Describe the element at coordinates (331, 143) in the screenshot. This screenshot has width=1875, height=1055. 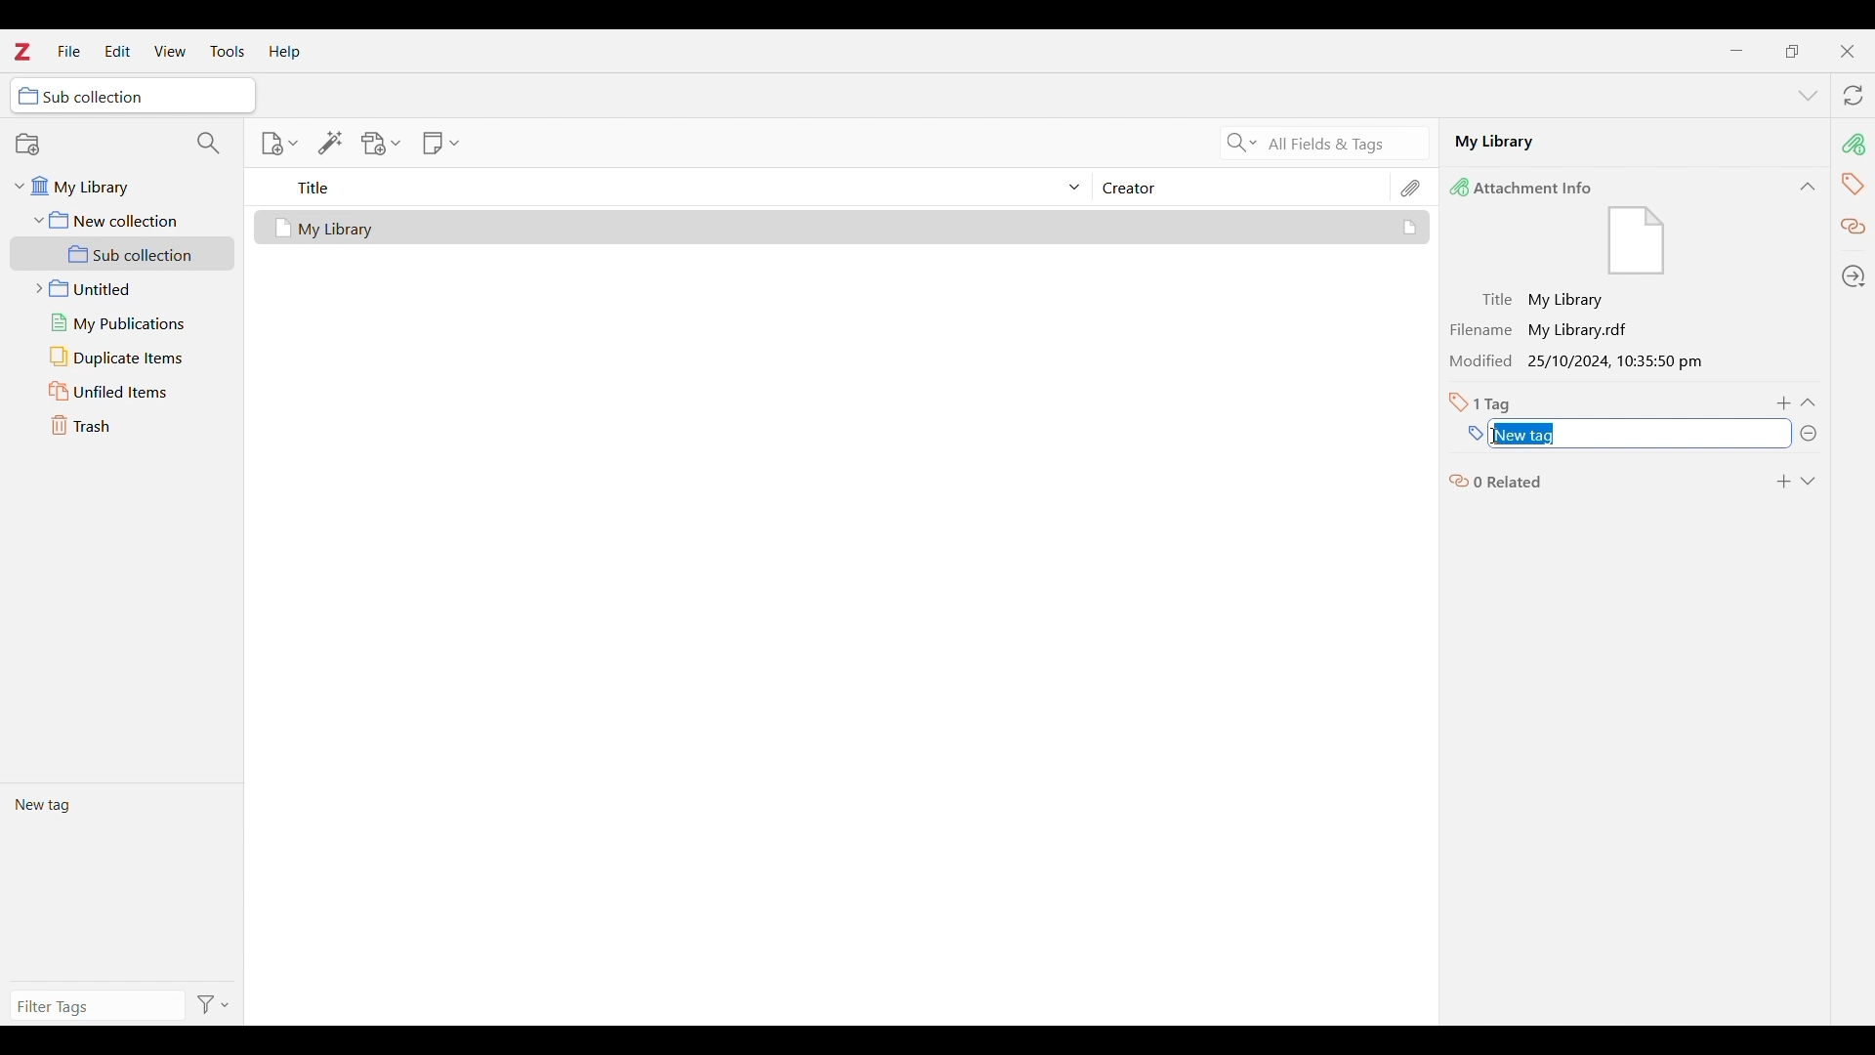
I see `Add item/s by identifier` at that location.